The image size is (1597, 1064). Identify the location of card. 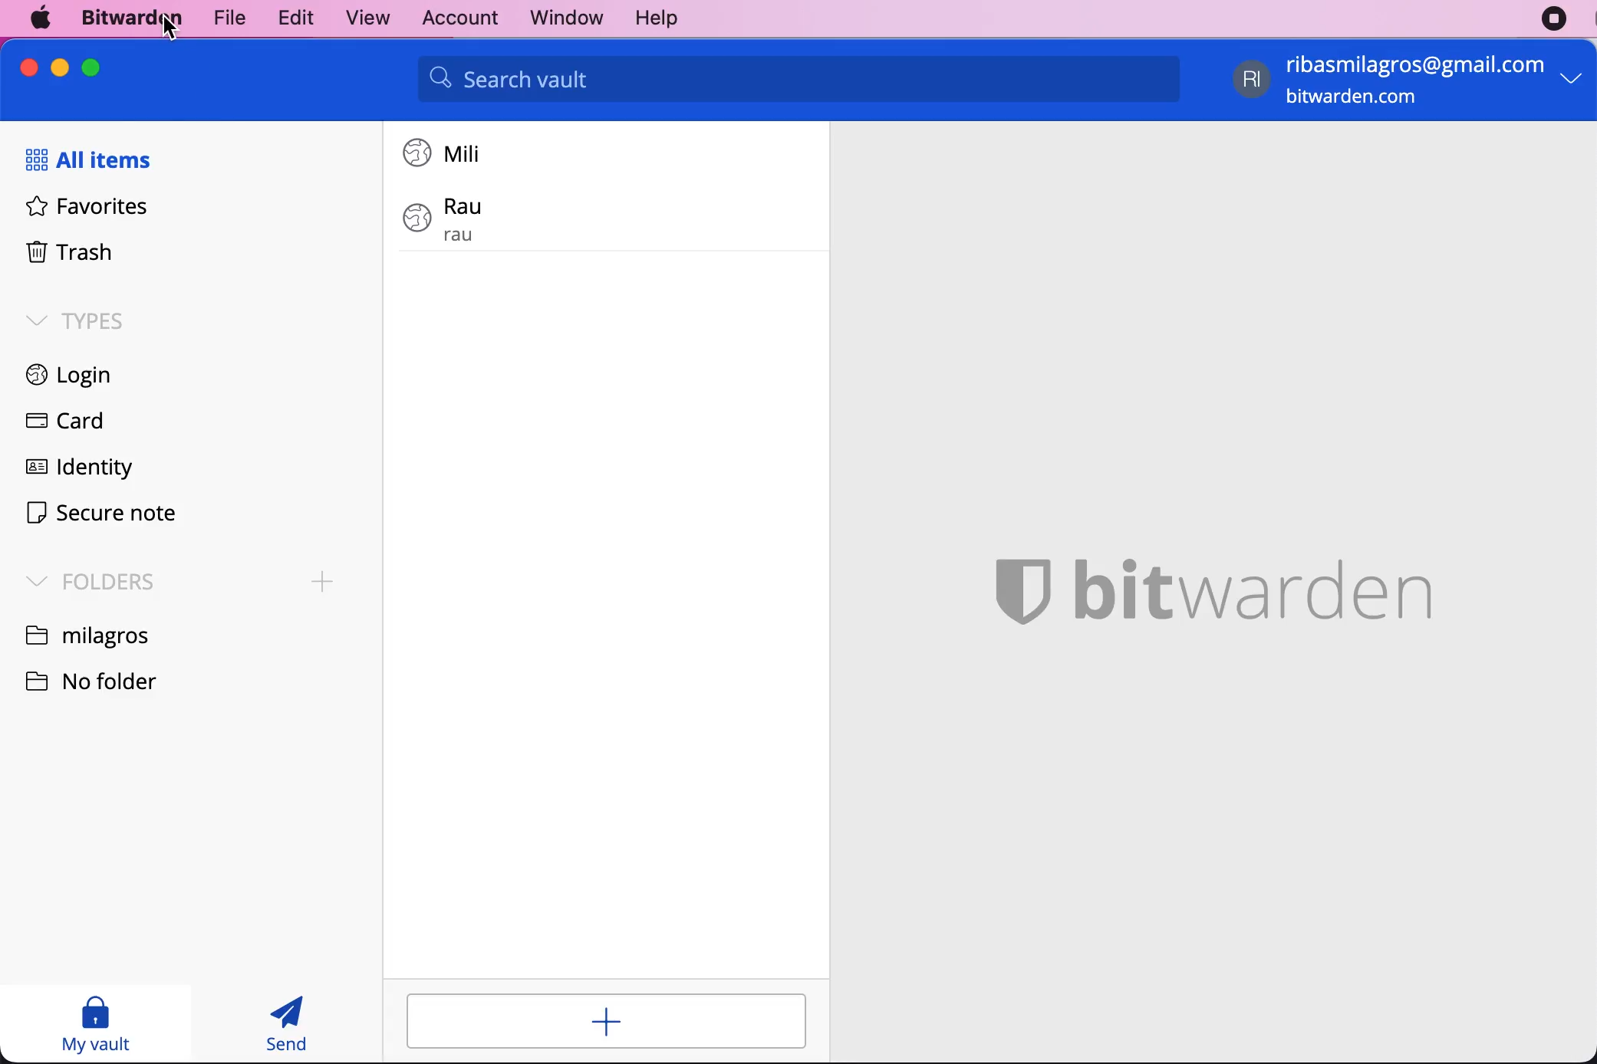
(60, 423).